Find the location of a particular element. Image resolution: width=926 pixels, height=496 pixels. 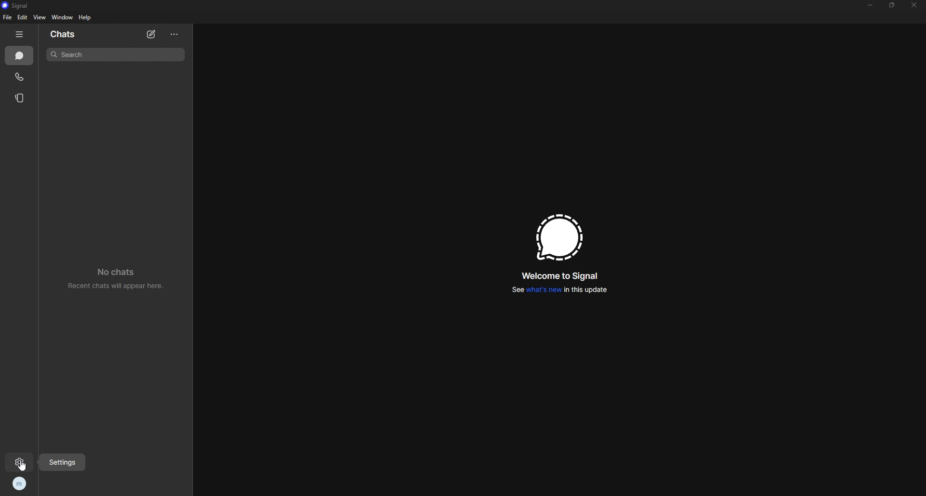

chats is located at coordinates (78, 33).